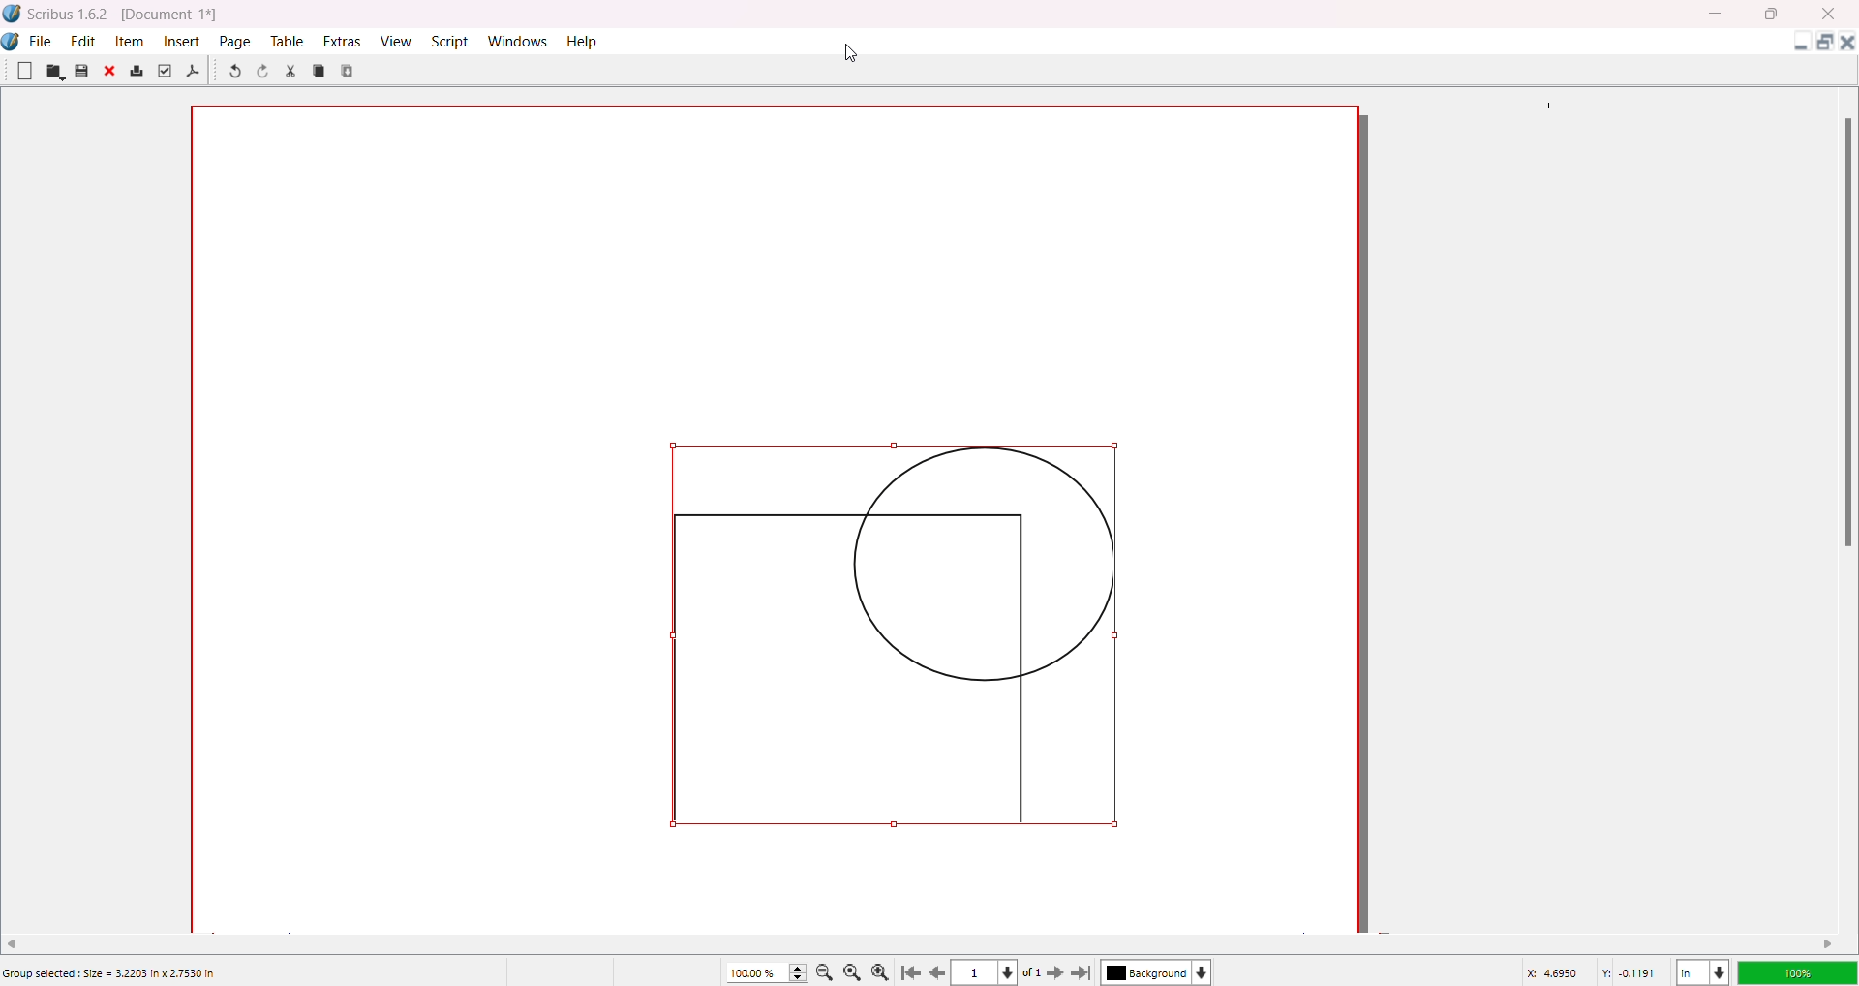 The width and height of the screenshot is (1859, 986). Describe the element at coordinates (584, 41) in the screenshot. I see `Help` at that location.